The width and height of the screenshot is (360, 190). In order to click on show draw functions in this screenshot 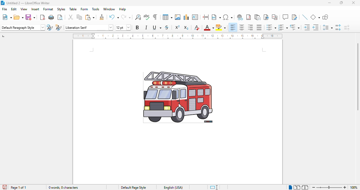, I will do `click(325, 17)`.